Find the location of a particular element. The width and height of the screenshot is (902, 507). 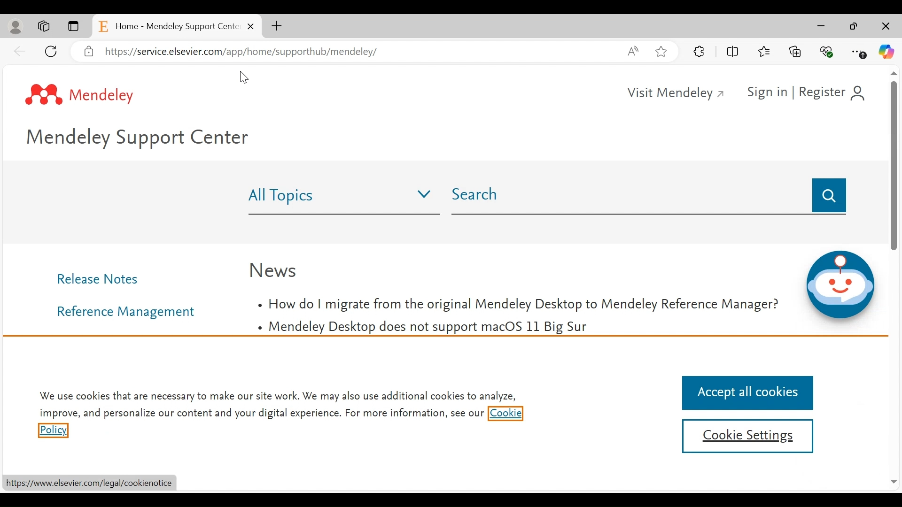

Restore is located at coordinates (854, 26).